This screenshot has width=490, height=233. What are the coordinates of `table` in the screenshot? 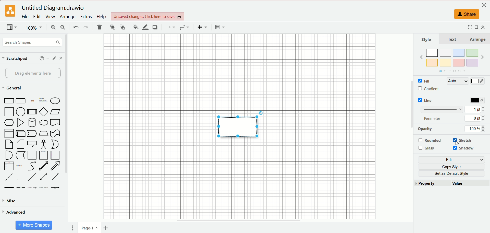 It's located at (220, 27).